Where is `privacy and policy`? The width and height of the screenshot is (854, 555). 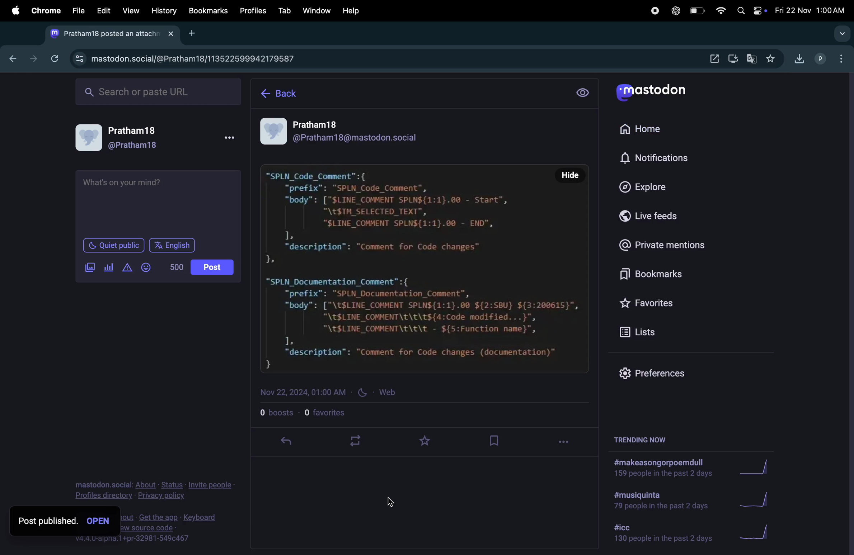 privacy and policy is located at coordinates (161, 496).